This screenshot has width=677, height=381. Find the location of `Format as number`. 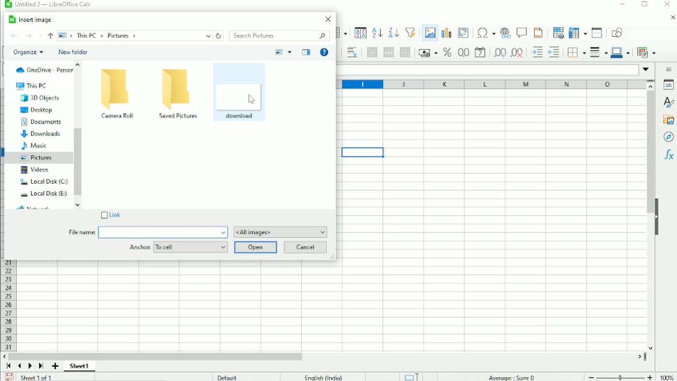

Format as number is located at coordinates (462, 53).